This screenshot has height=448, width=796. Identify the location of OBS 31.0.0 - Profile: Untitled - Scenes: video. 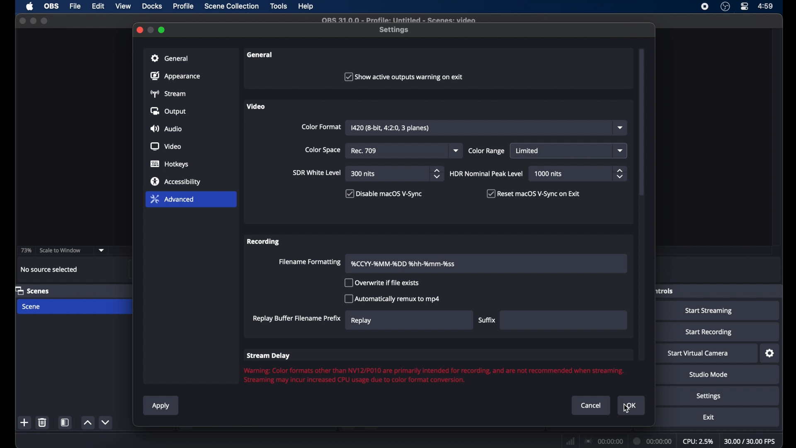
(400, 19).